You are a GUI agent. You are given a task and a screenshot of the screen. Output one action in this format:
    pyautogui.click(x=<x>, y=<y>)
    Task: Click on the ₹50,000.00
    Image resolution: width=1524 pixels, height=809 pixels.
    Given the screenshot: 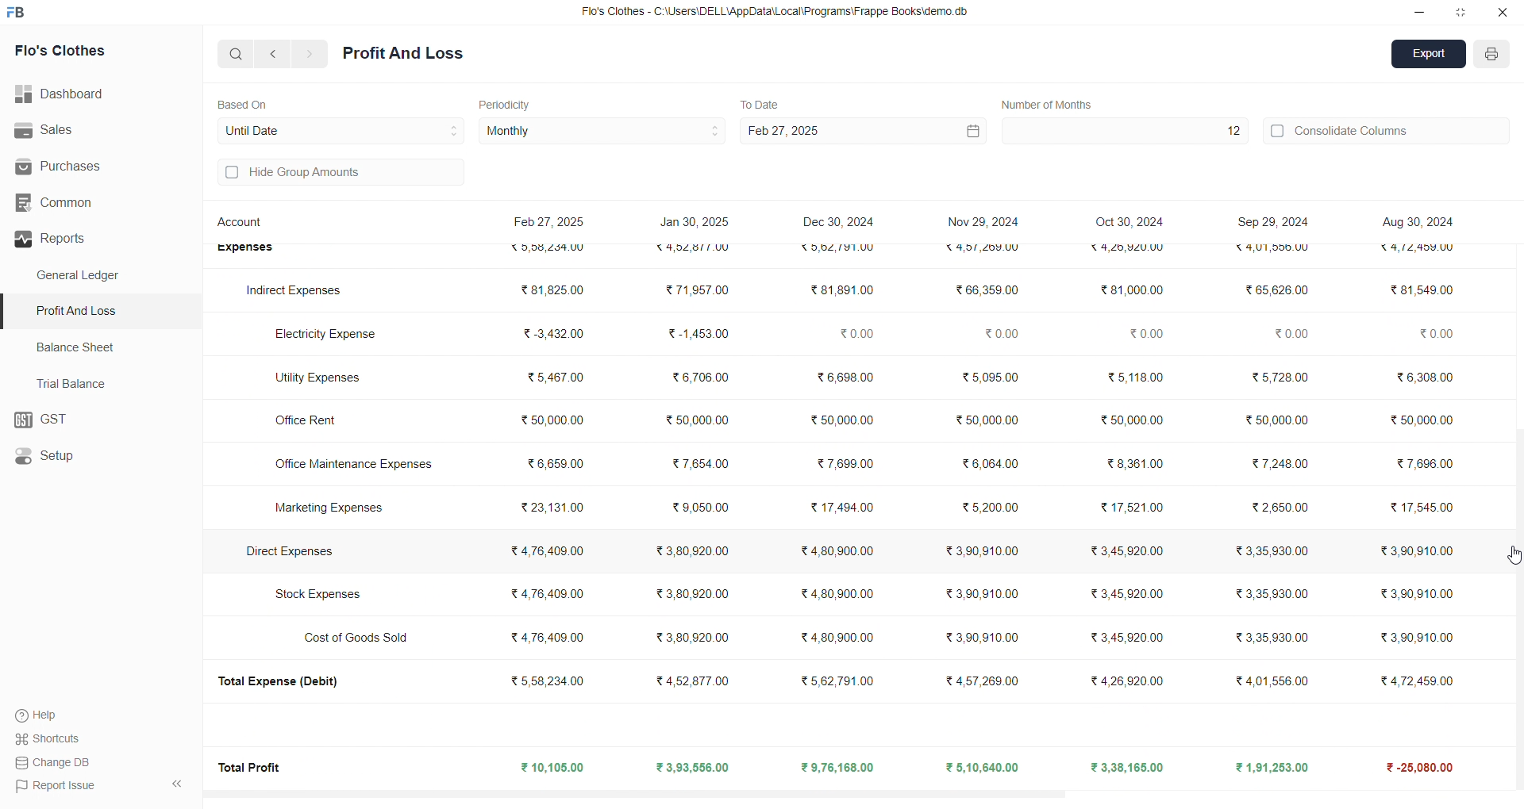 What is the action you would take?
    pyautogui.click(x=1130, y=423)
    